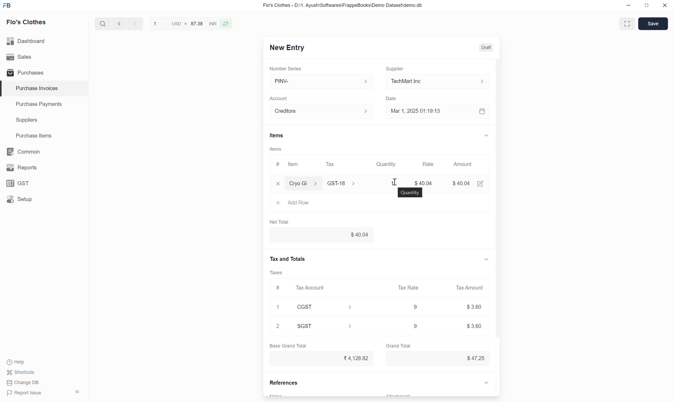 The height and width of the screenshot is (402, 674). What do you see at coordinates (24, 73) in the screenshot?
I see `Purchases` at bounding box center [24, 73].